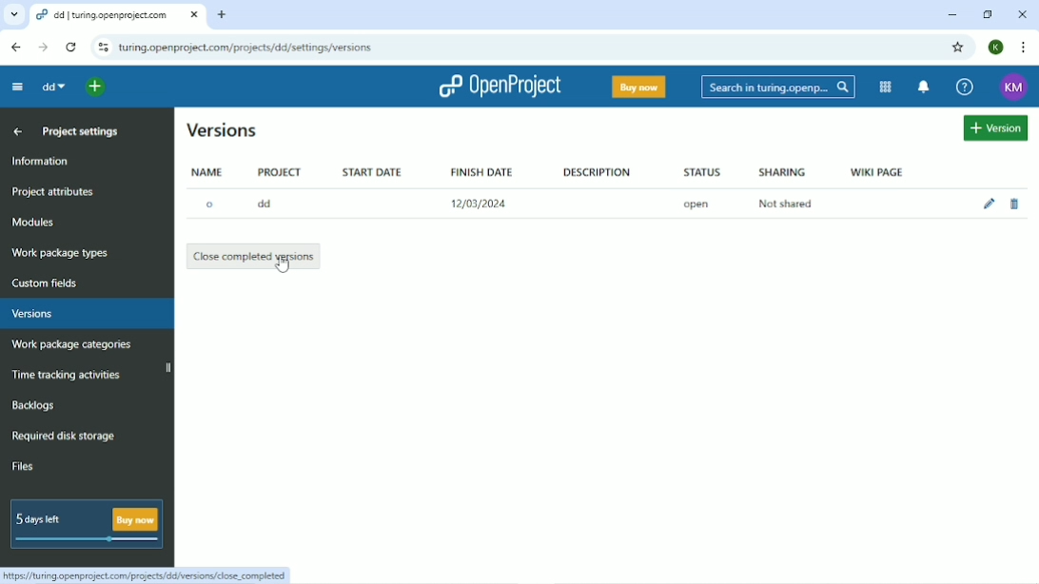 This screenshot has width=1039, height=584. Describe the element at coordinates (876, 171) in the screenshot. I see `Wiki page` at that location.